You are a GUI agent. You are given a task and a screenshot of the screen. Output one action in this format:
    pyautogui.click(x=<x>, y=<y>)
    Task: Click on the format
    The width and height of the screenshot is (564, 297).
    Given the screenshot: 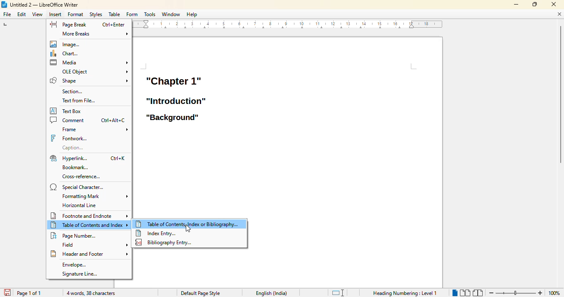 What is the action you would take?
    pyautogui.click(x=75, y=14)
    